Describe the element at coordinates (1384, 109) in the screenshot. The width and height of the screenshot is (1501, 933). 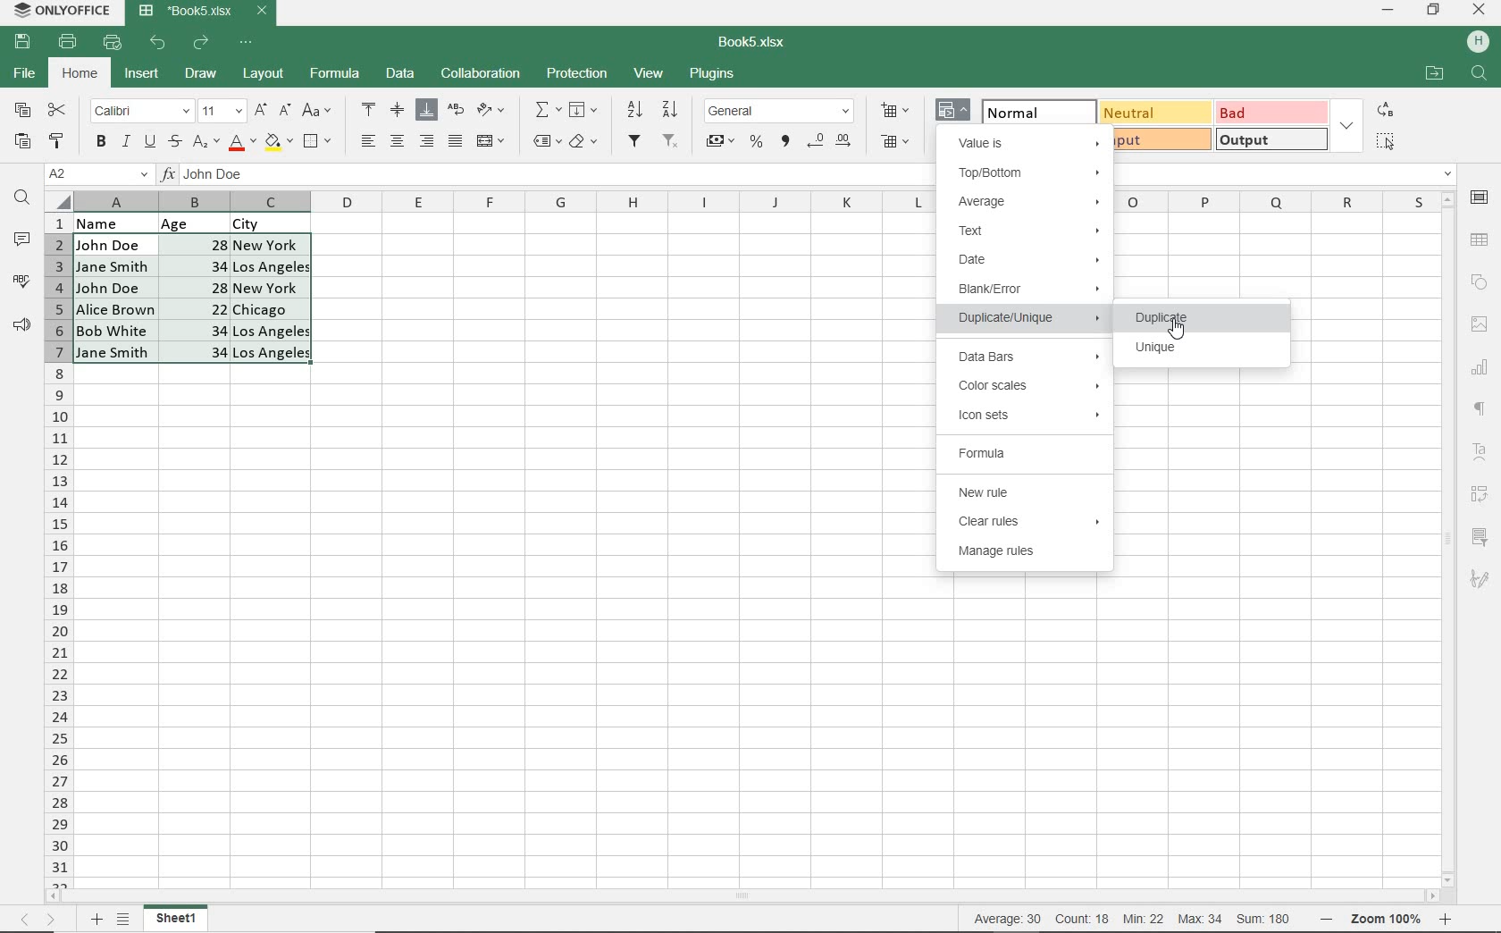
I see `REPLACE` at that location.